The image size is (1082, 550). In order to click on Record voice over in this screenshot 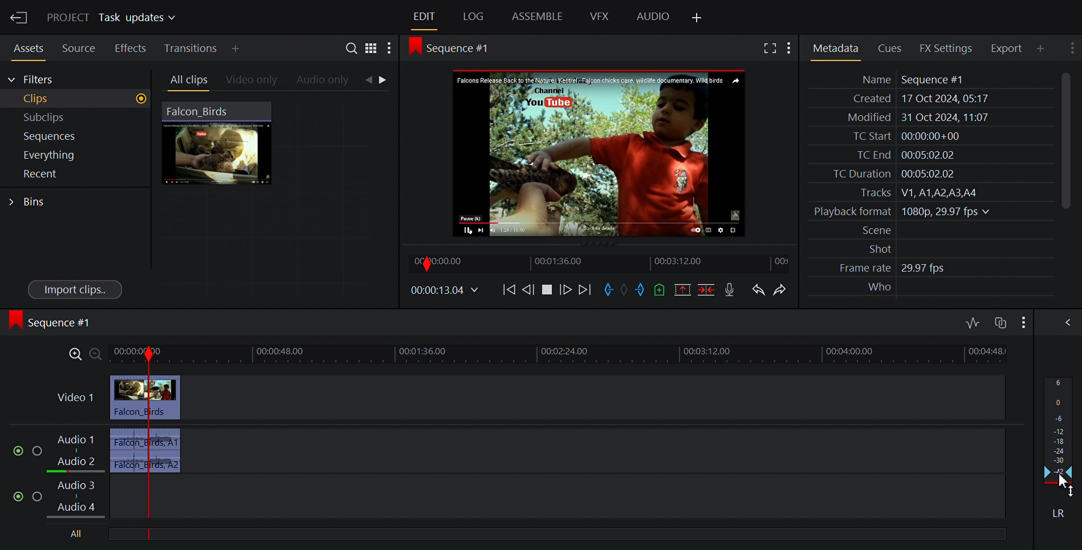, I will do `click(731, 290)`.